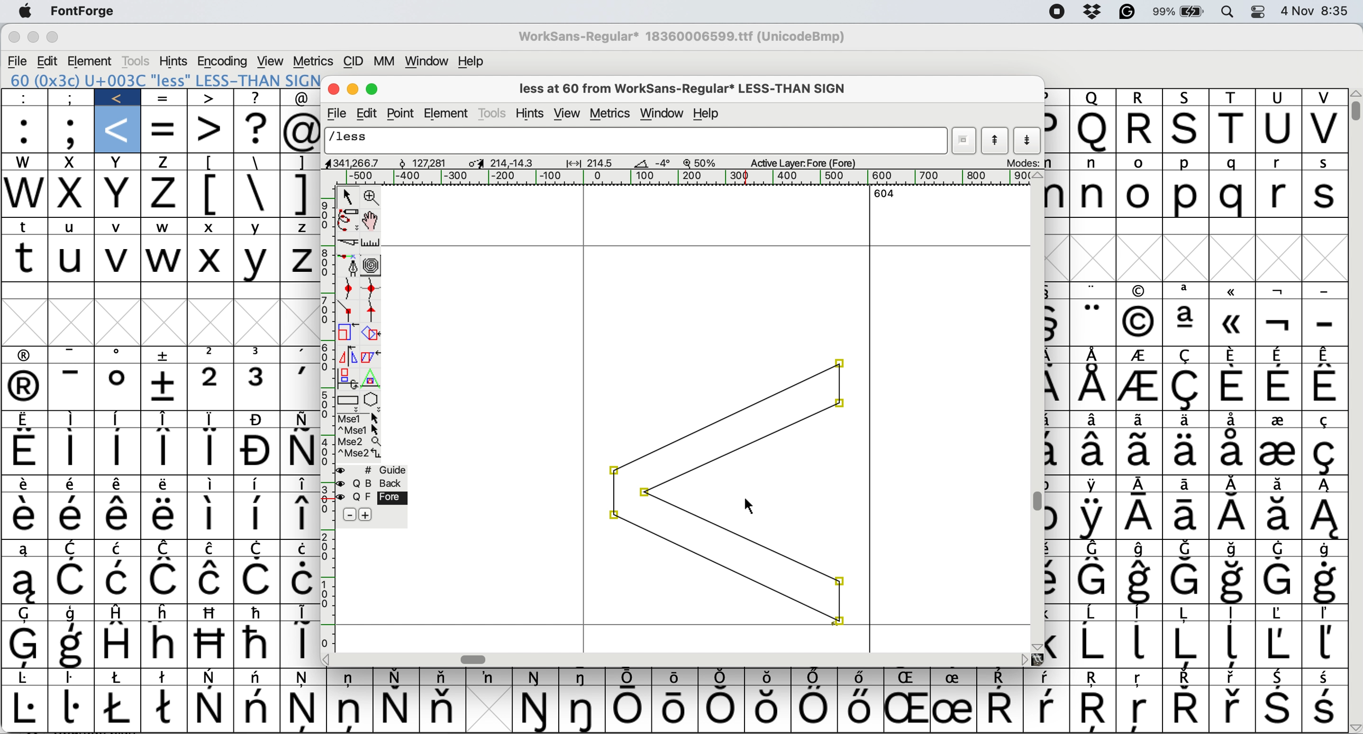 This screenshot has width=1363, height=734. Describe the element at coordinates (303, 98) in the screenshot. I see `@` at that location.